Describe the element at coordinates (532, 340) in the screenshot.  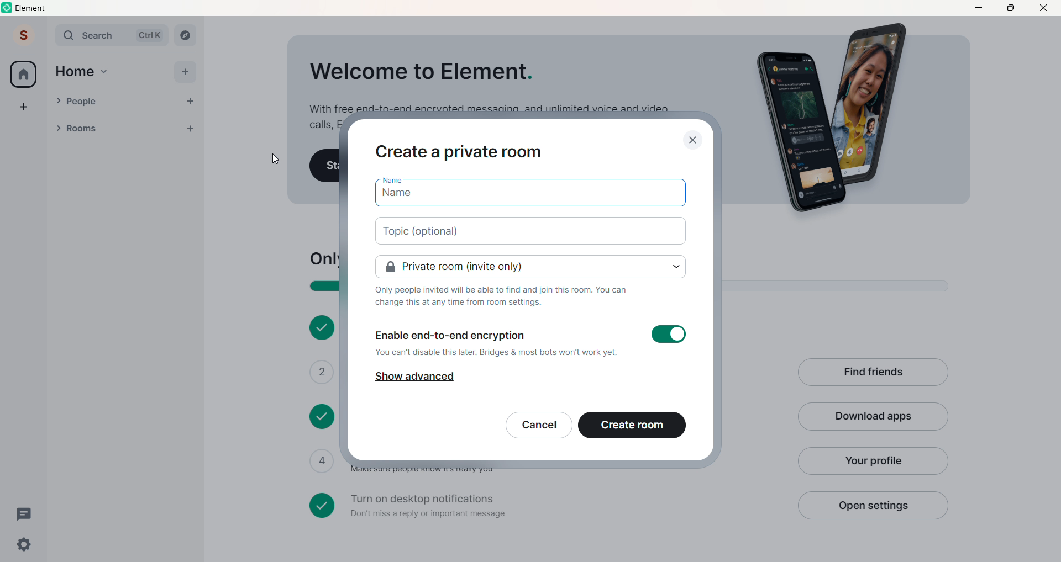
I see `Enable end-to-end encryption
You can't disable this later. Bridges & most bots won't work yet.` at that location.